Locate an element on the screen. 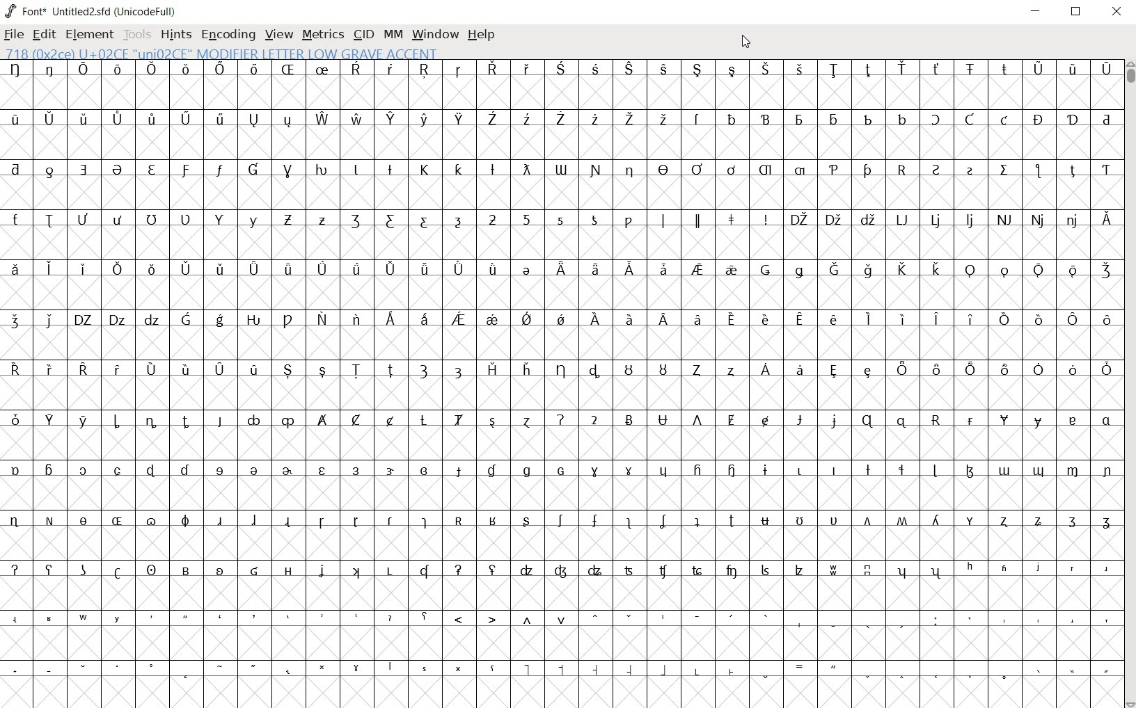 The width and height of the screenshot is (1136, 708). close is located at coordinates (744, 42).